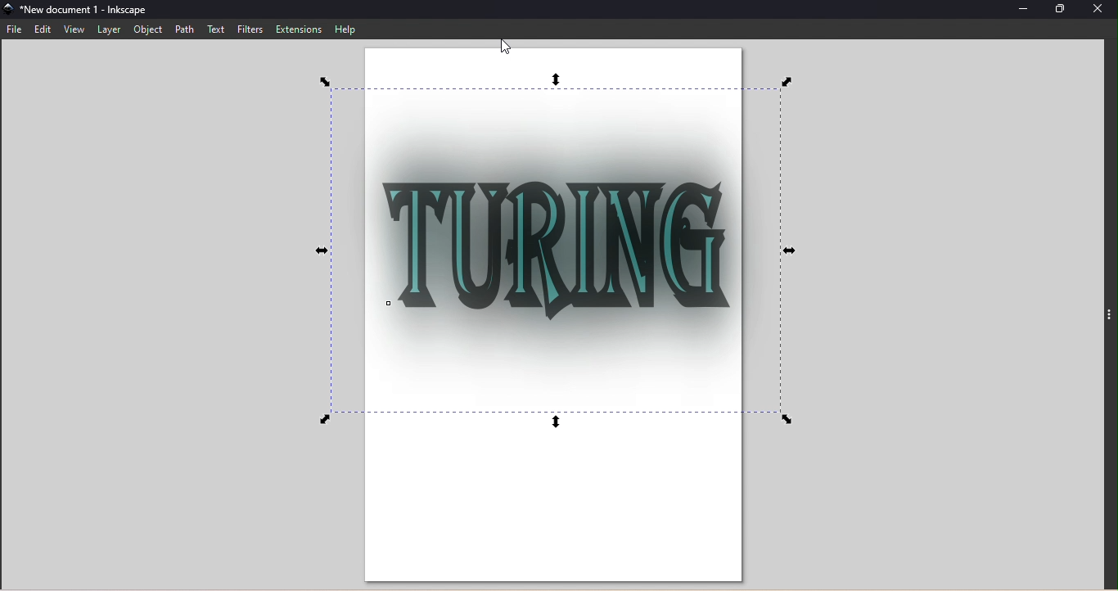 The image size is (1118, 591). Describe the element at coordinates (1026, 11) in the screenshot. I see `Minimize` at that location.